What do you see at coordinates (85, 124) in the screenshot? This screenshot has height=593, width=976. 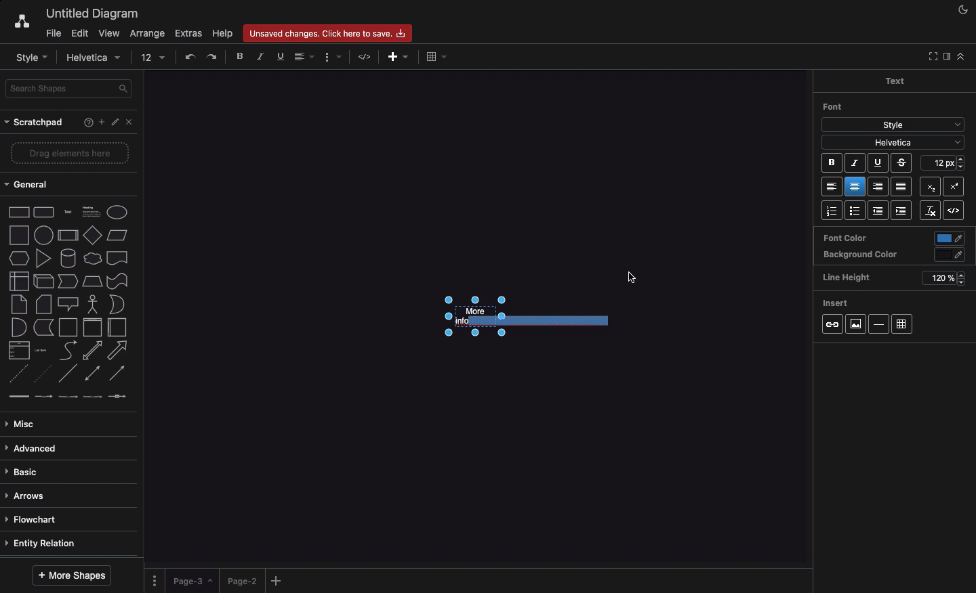 I see `Help` at bounding box center [85, 124].